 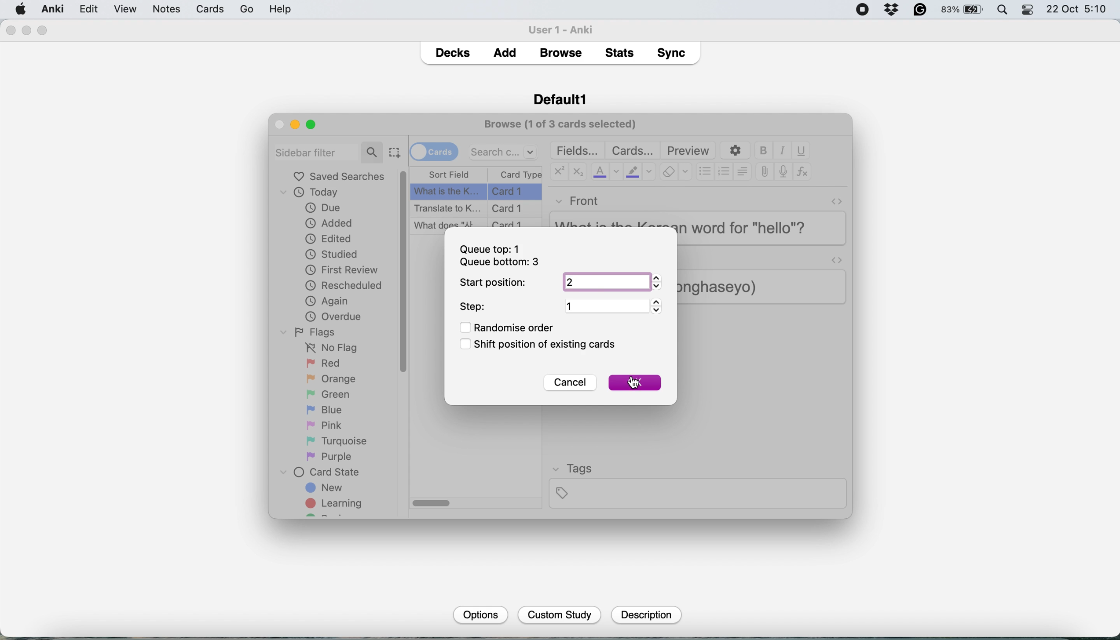 What do you see at coordinates (434, 151) in the screenshot?
I see `cards` at bounding box center [434, 151].